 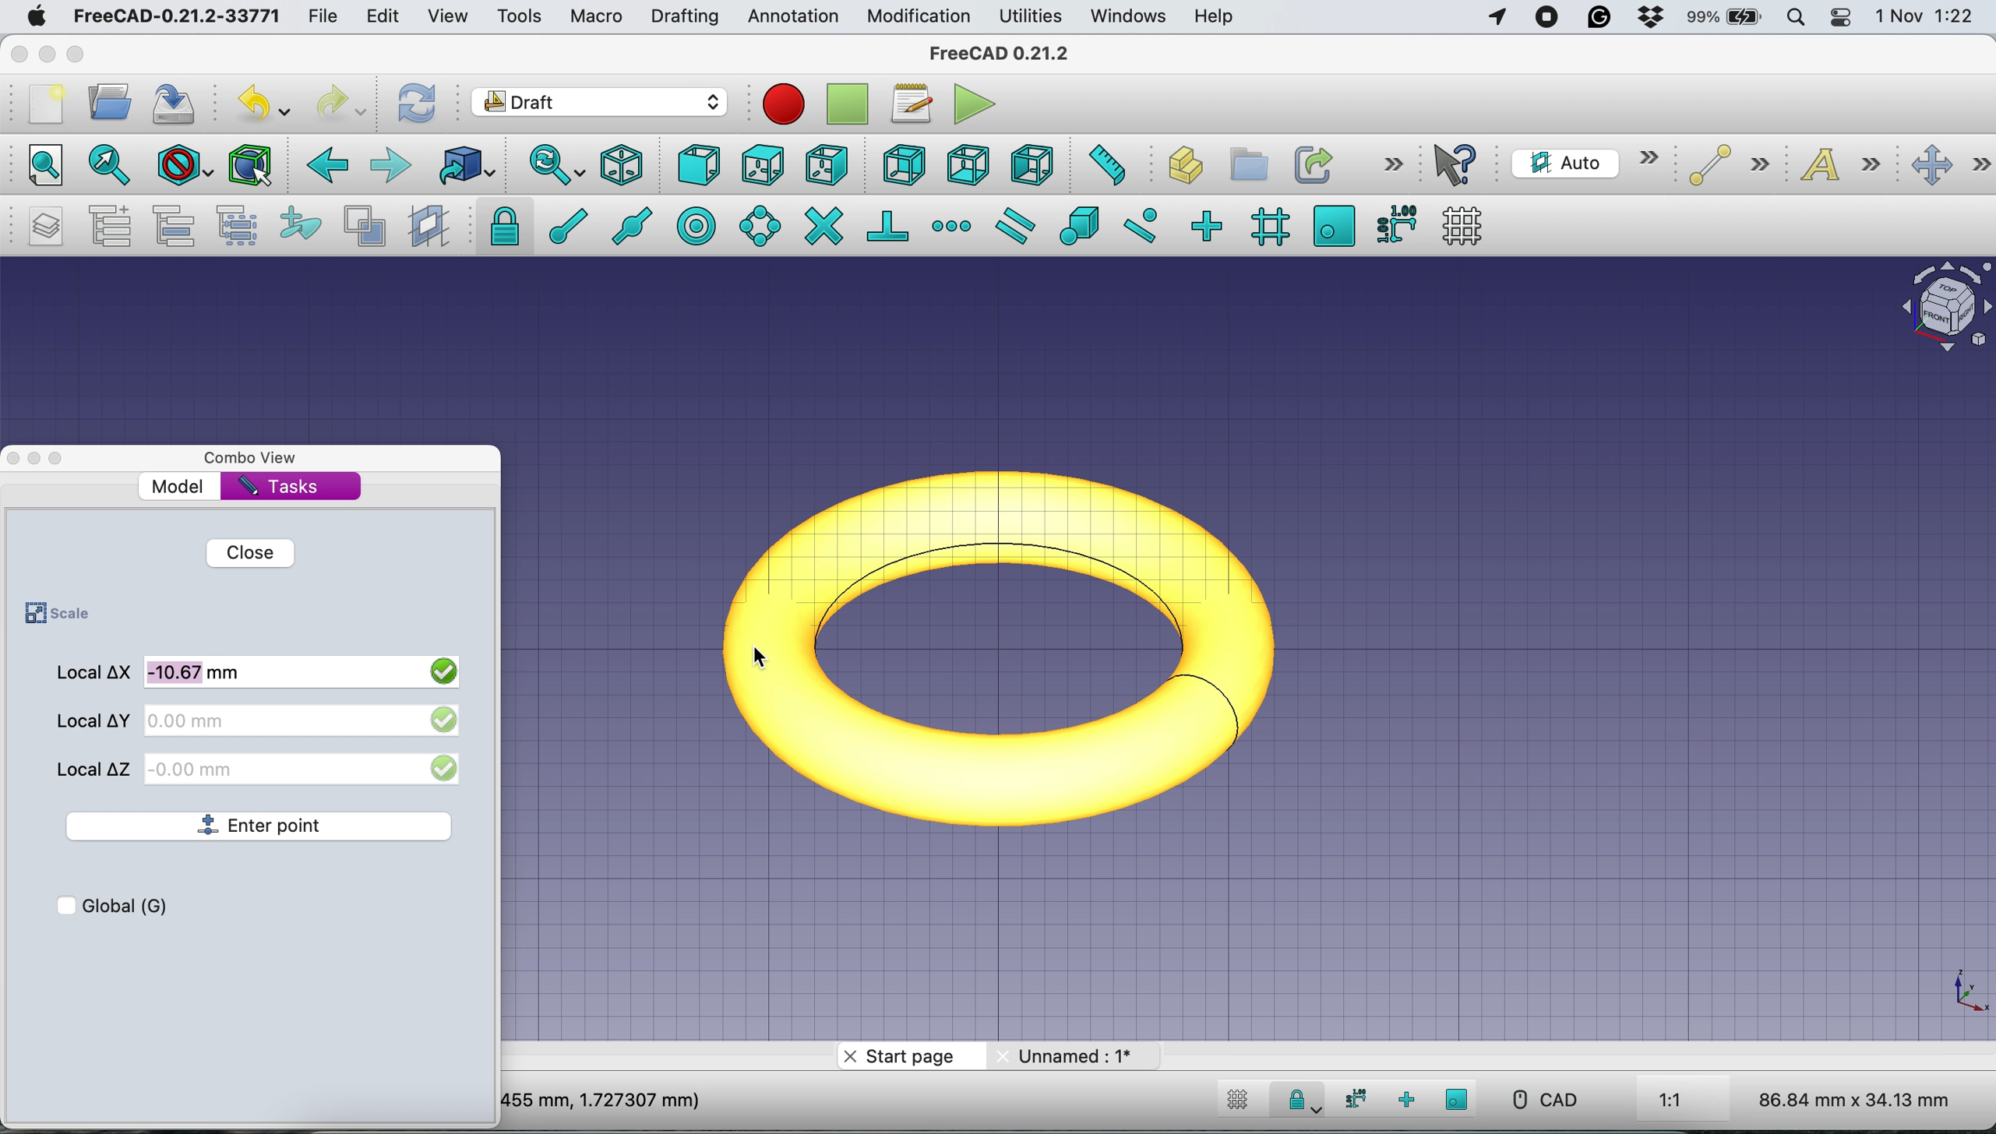 I want to click on go to linked object, so click(x=464, y=164).